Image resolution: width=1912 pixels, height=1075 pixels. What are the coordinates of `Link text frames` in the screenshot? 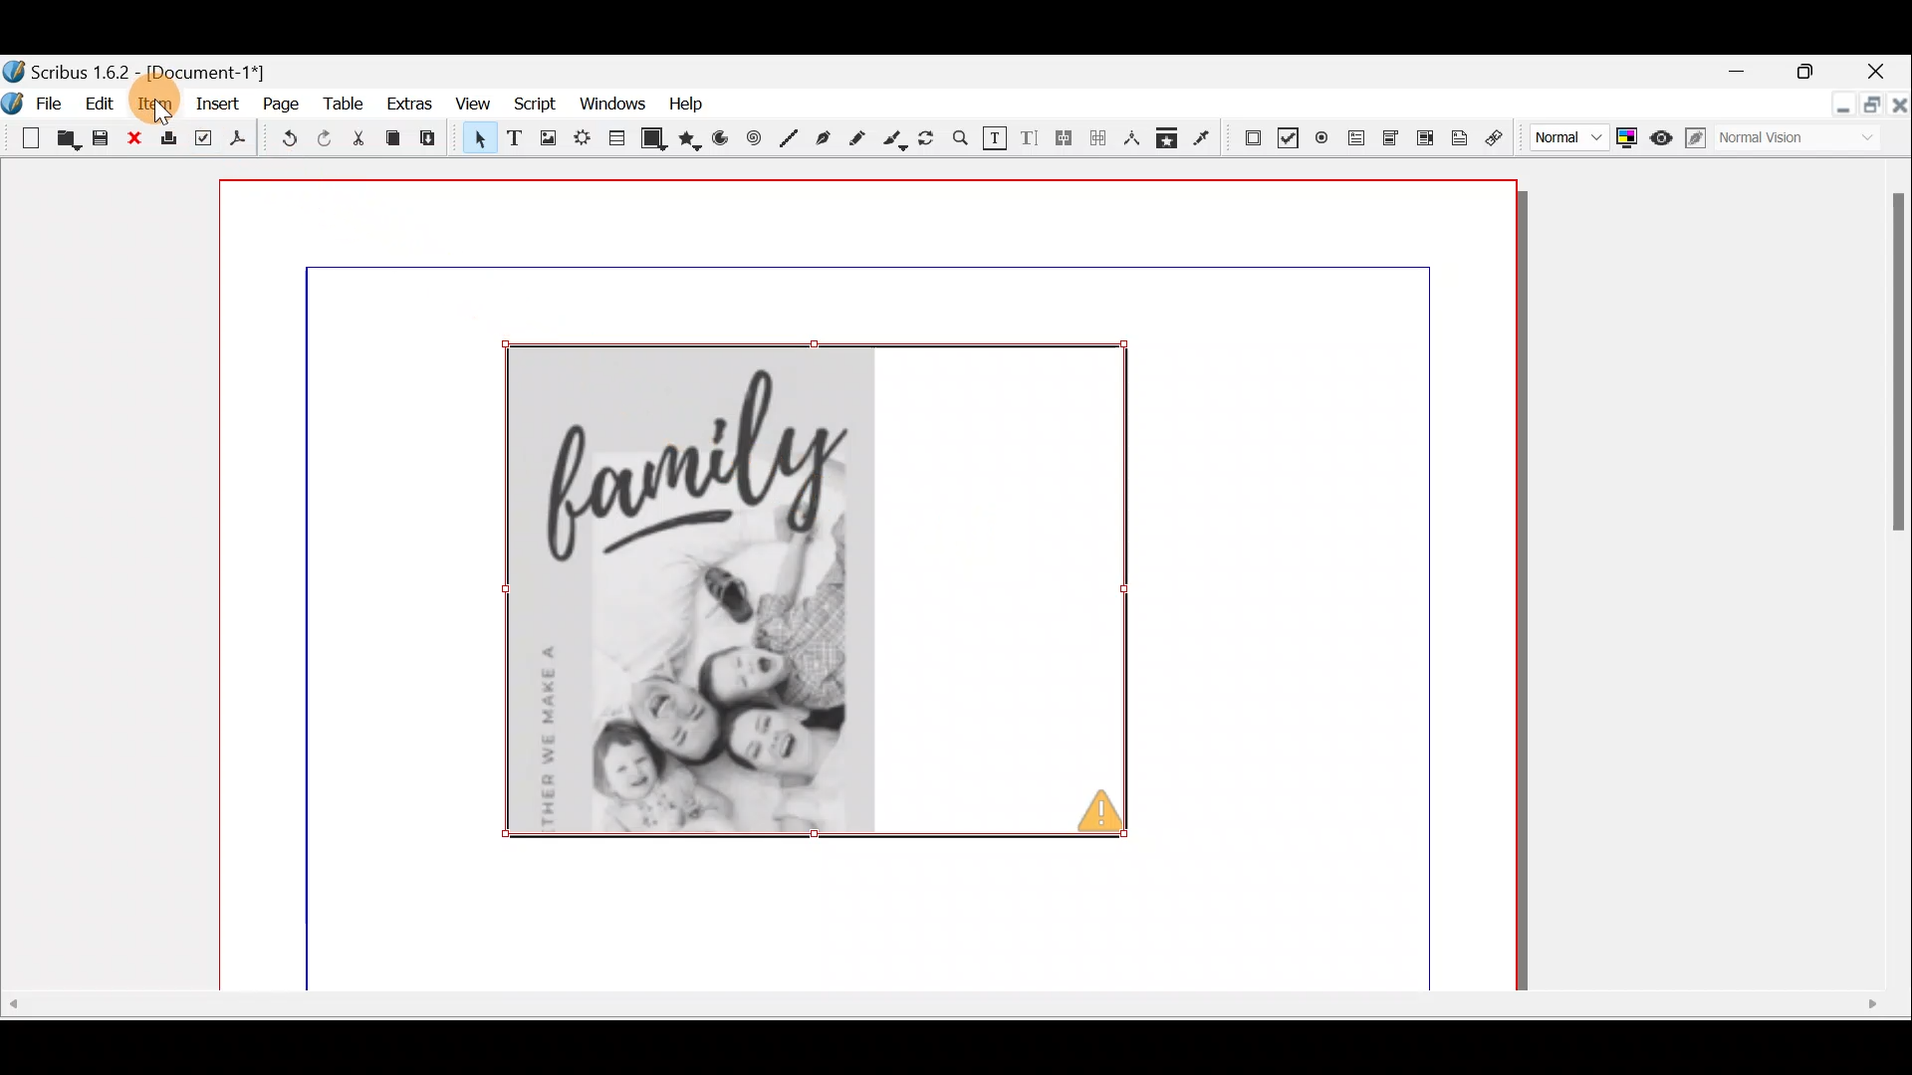 It's located at (1065, 142).